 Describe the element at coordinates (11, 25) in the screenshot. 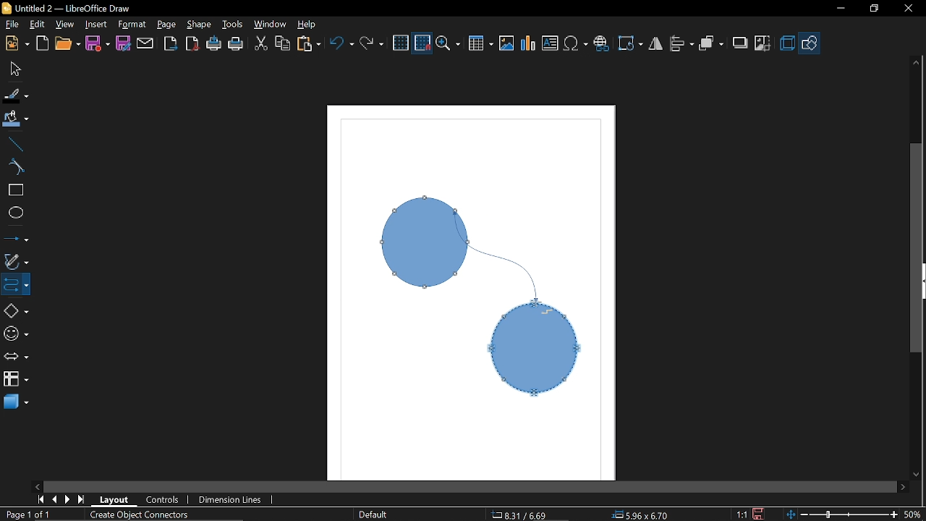

I see `file ` at that location.